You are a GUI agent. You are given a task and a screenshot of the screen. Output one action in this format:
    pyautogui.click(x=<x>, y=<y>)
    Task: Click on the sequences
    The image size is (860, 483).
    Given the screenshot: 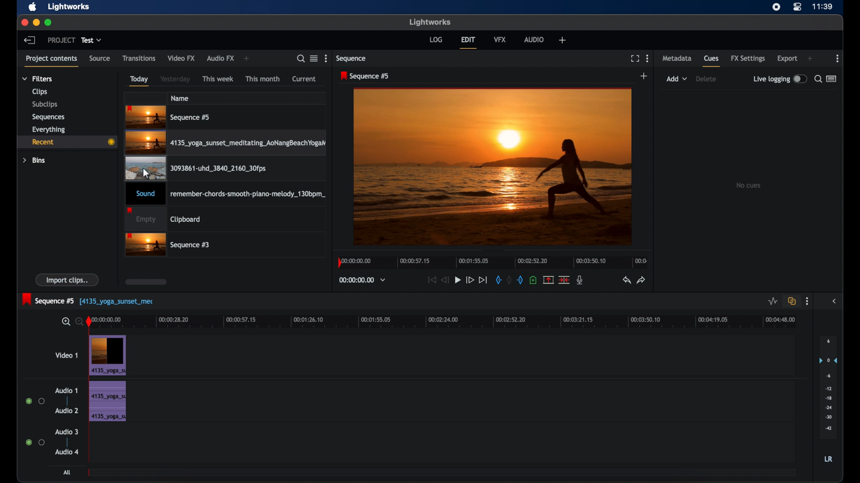 What is the action you would take?
    pyautogui.click(x=48, y=117)
    